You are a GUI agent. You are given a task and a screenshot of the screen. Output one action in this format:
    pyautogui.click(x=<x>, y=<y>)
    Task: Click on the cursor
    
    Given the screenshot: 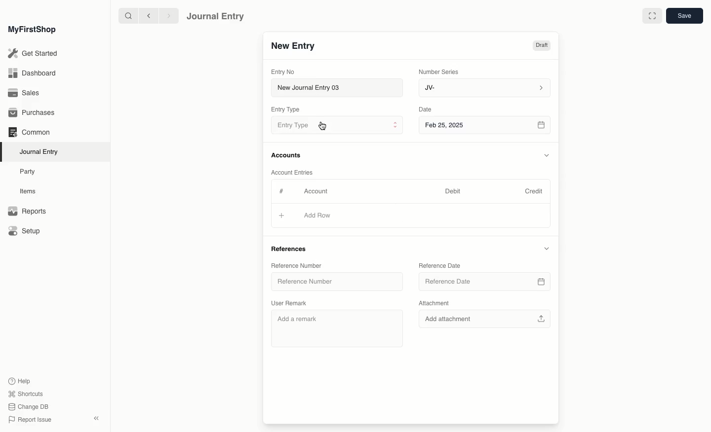 What is the action you would take?
    pyautogui.click(x=322, y=129)
    